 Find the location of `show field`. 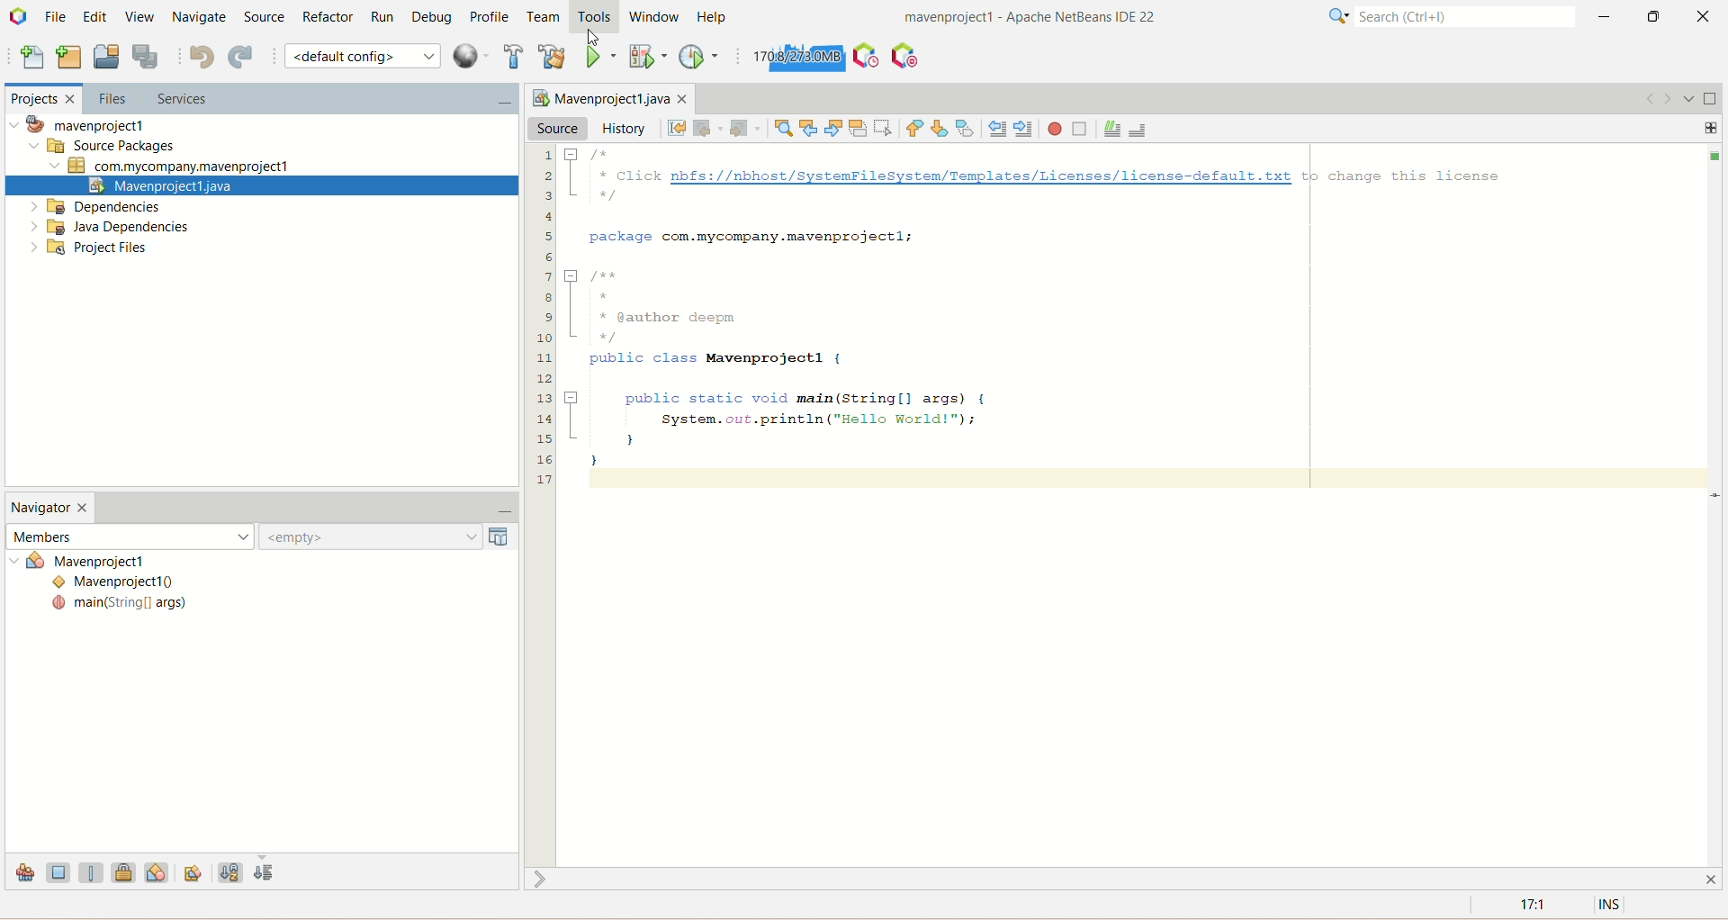

show field is located at coordinates (58, 871).